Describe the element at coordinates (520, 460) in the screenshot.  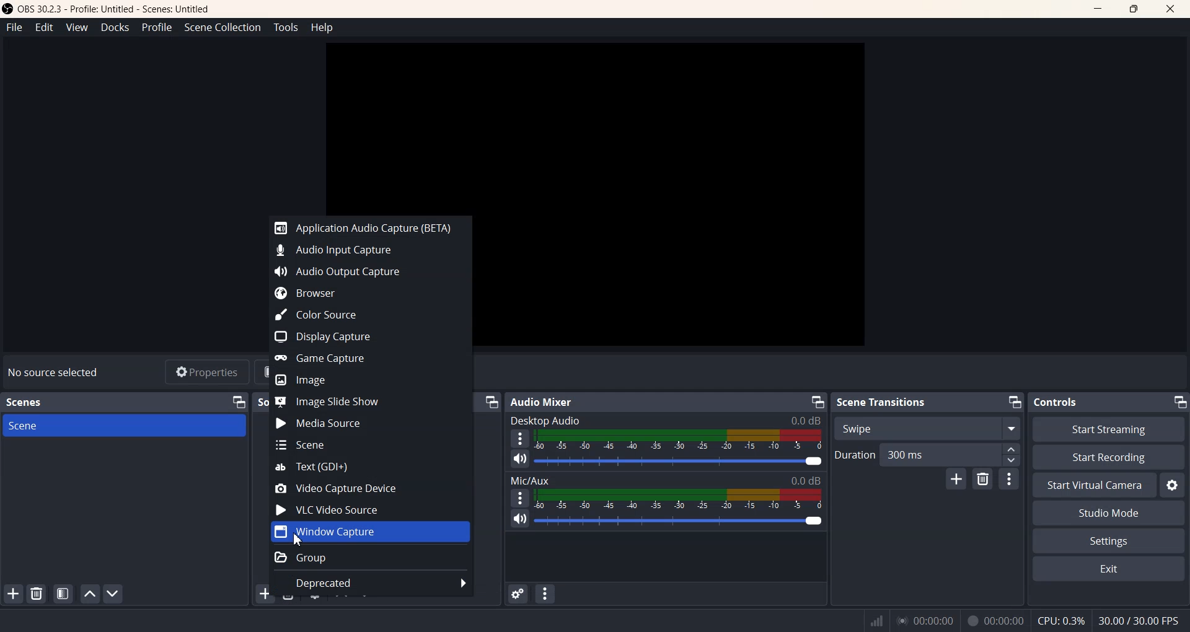
I see `Mute/ Unmute` at that location.